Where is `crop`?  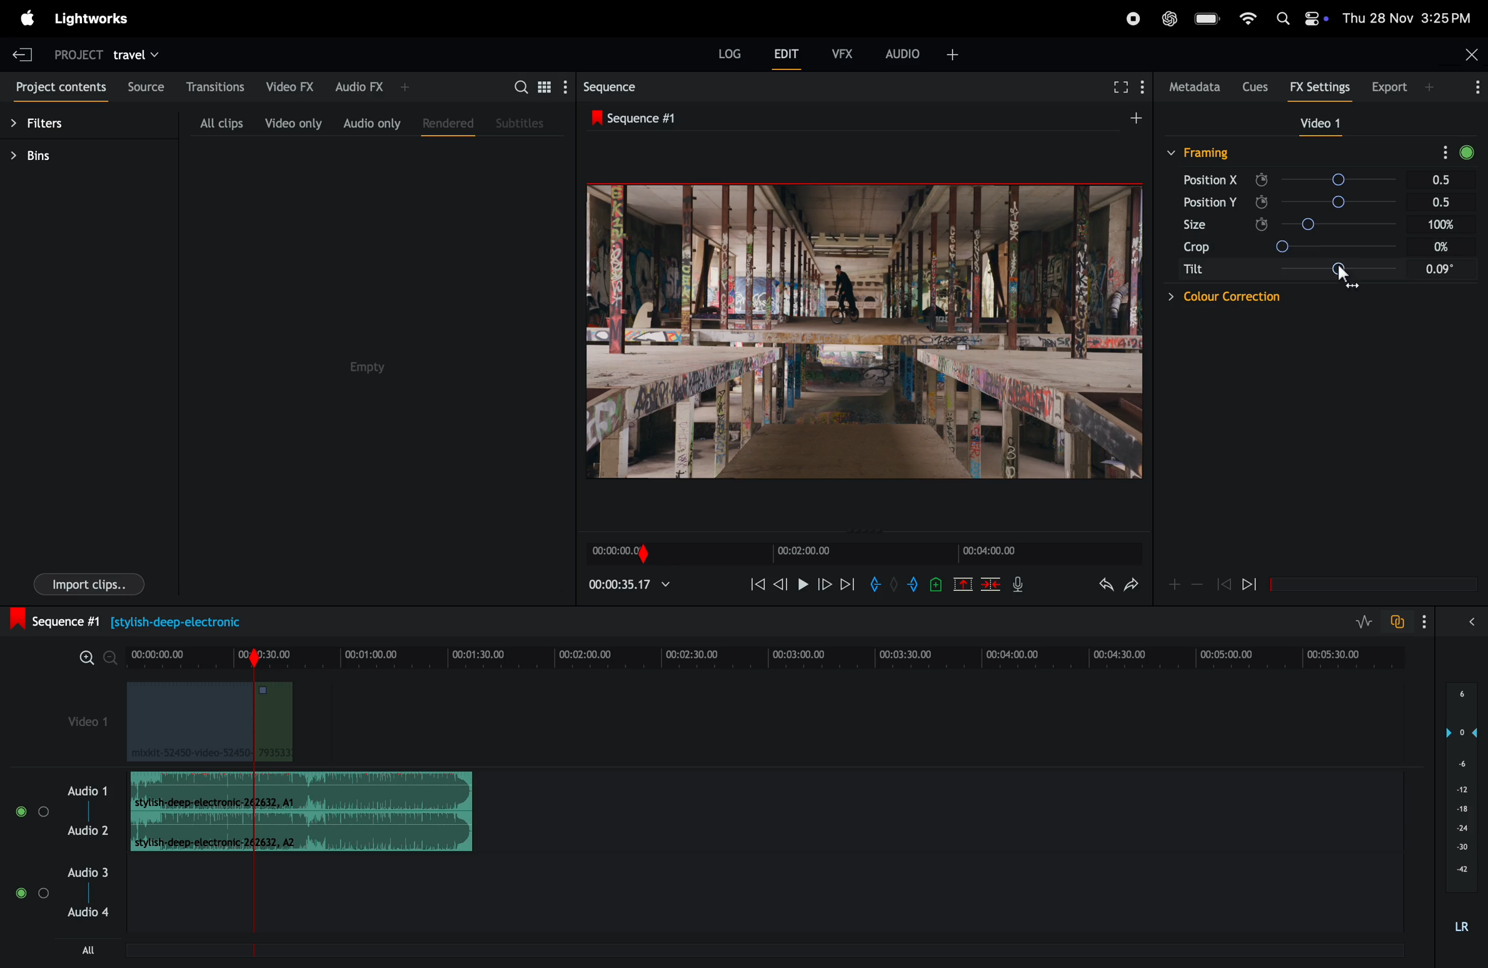
crop is located at coordinates (1197, 250).